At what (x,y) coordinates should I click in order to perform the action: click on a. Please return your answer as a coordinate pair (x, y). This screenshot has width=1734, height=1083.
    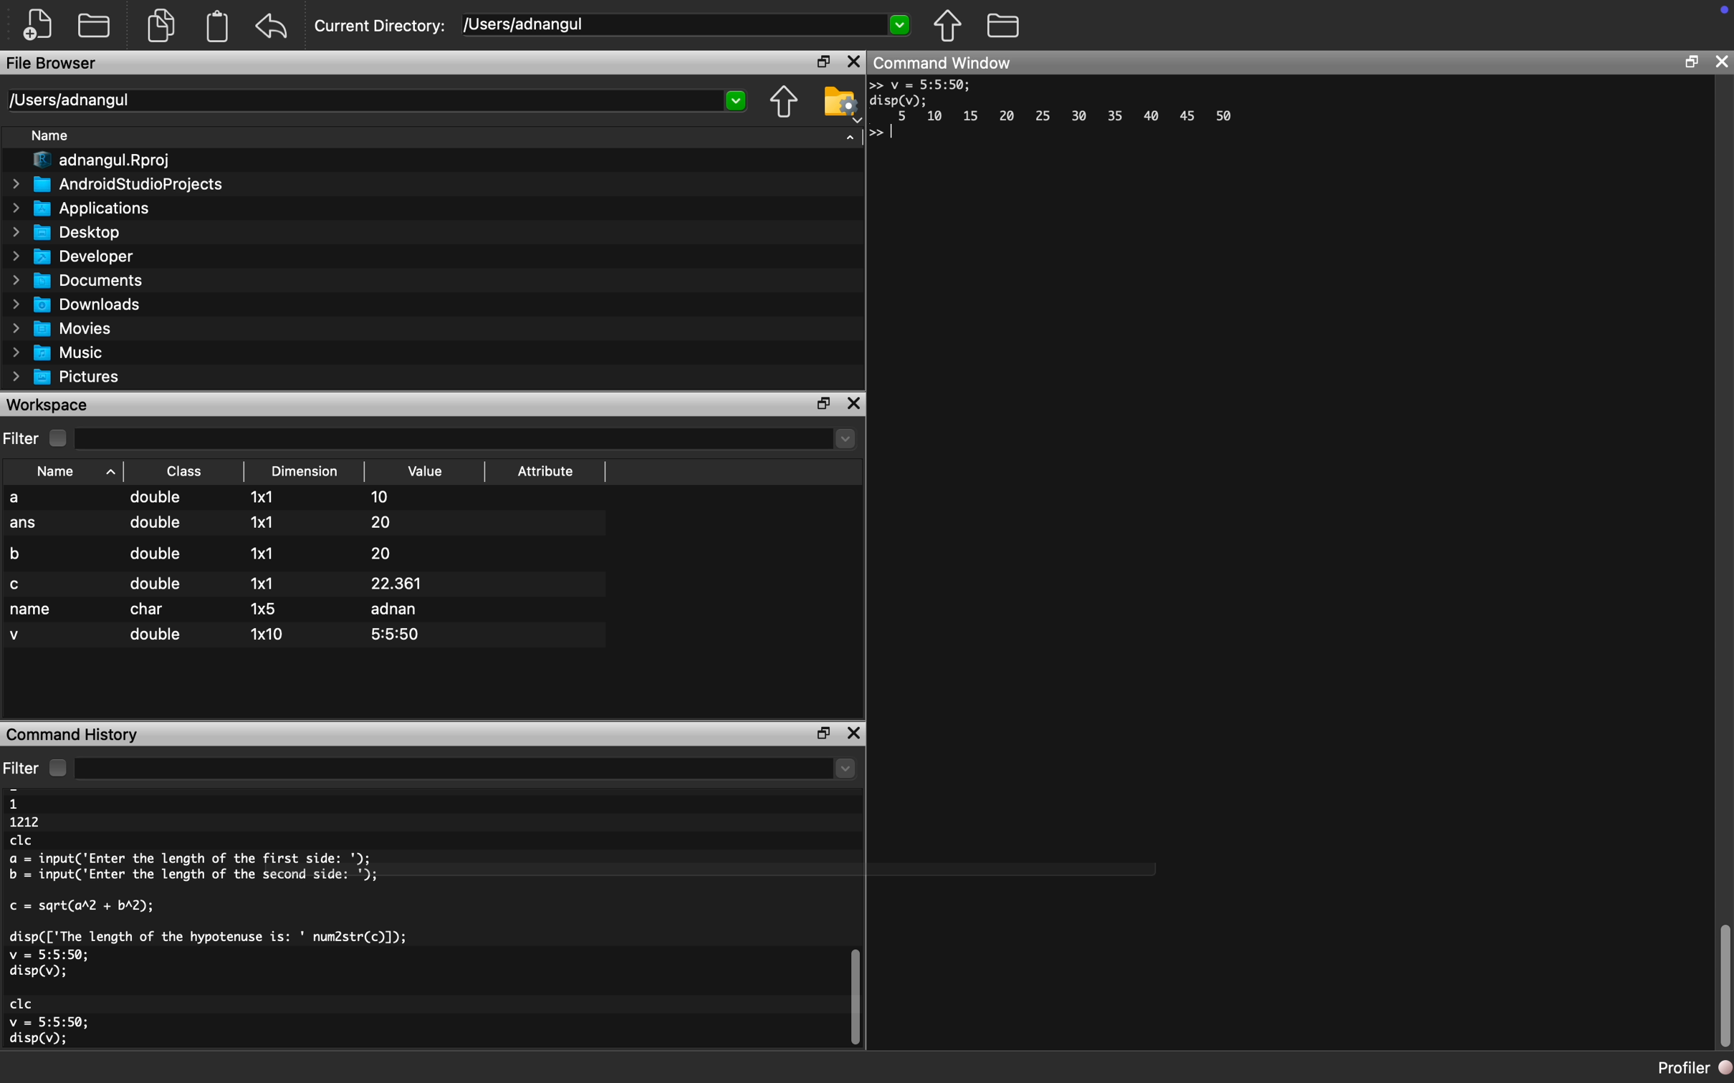
    Looking at the image, I should click on (16, 498).